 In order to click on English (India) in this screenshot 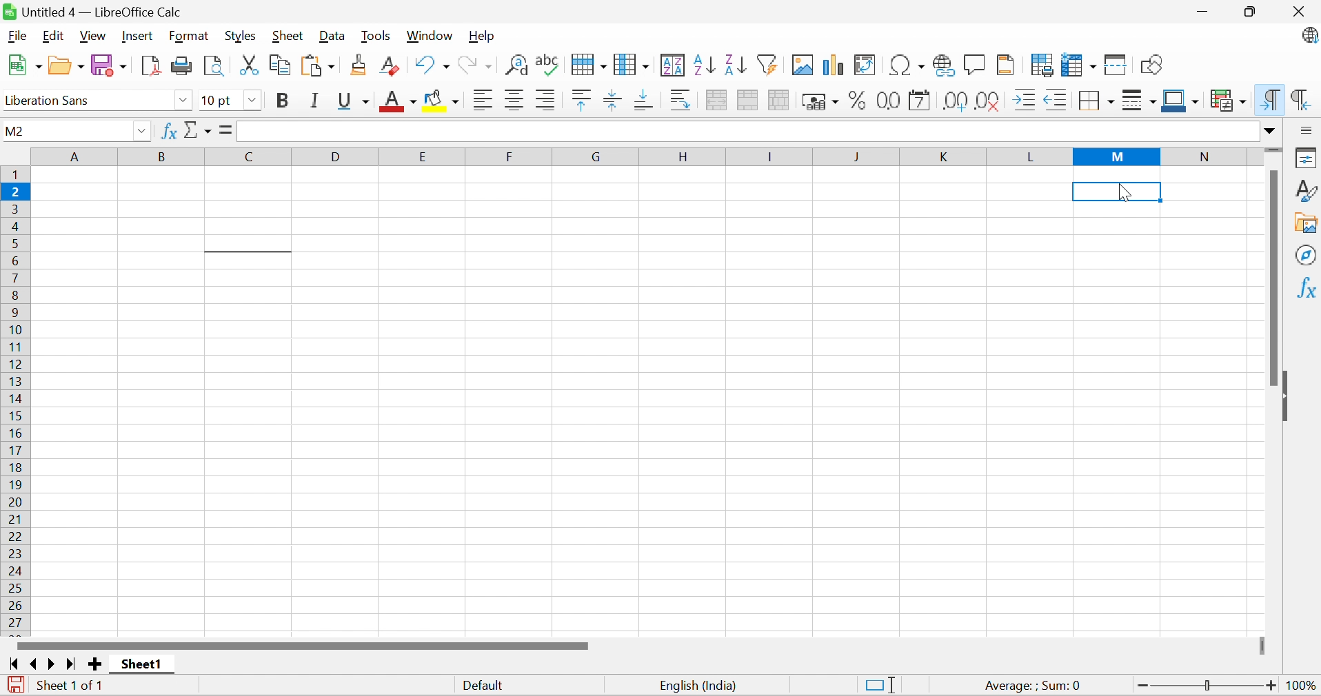, I will do `click(699, 686)`.